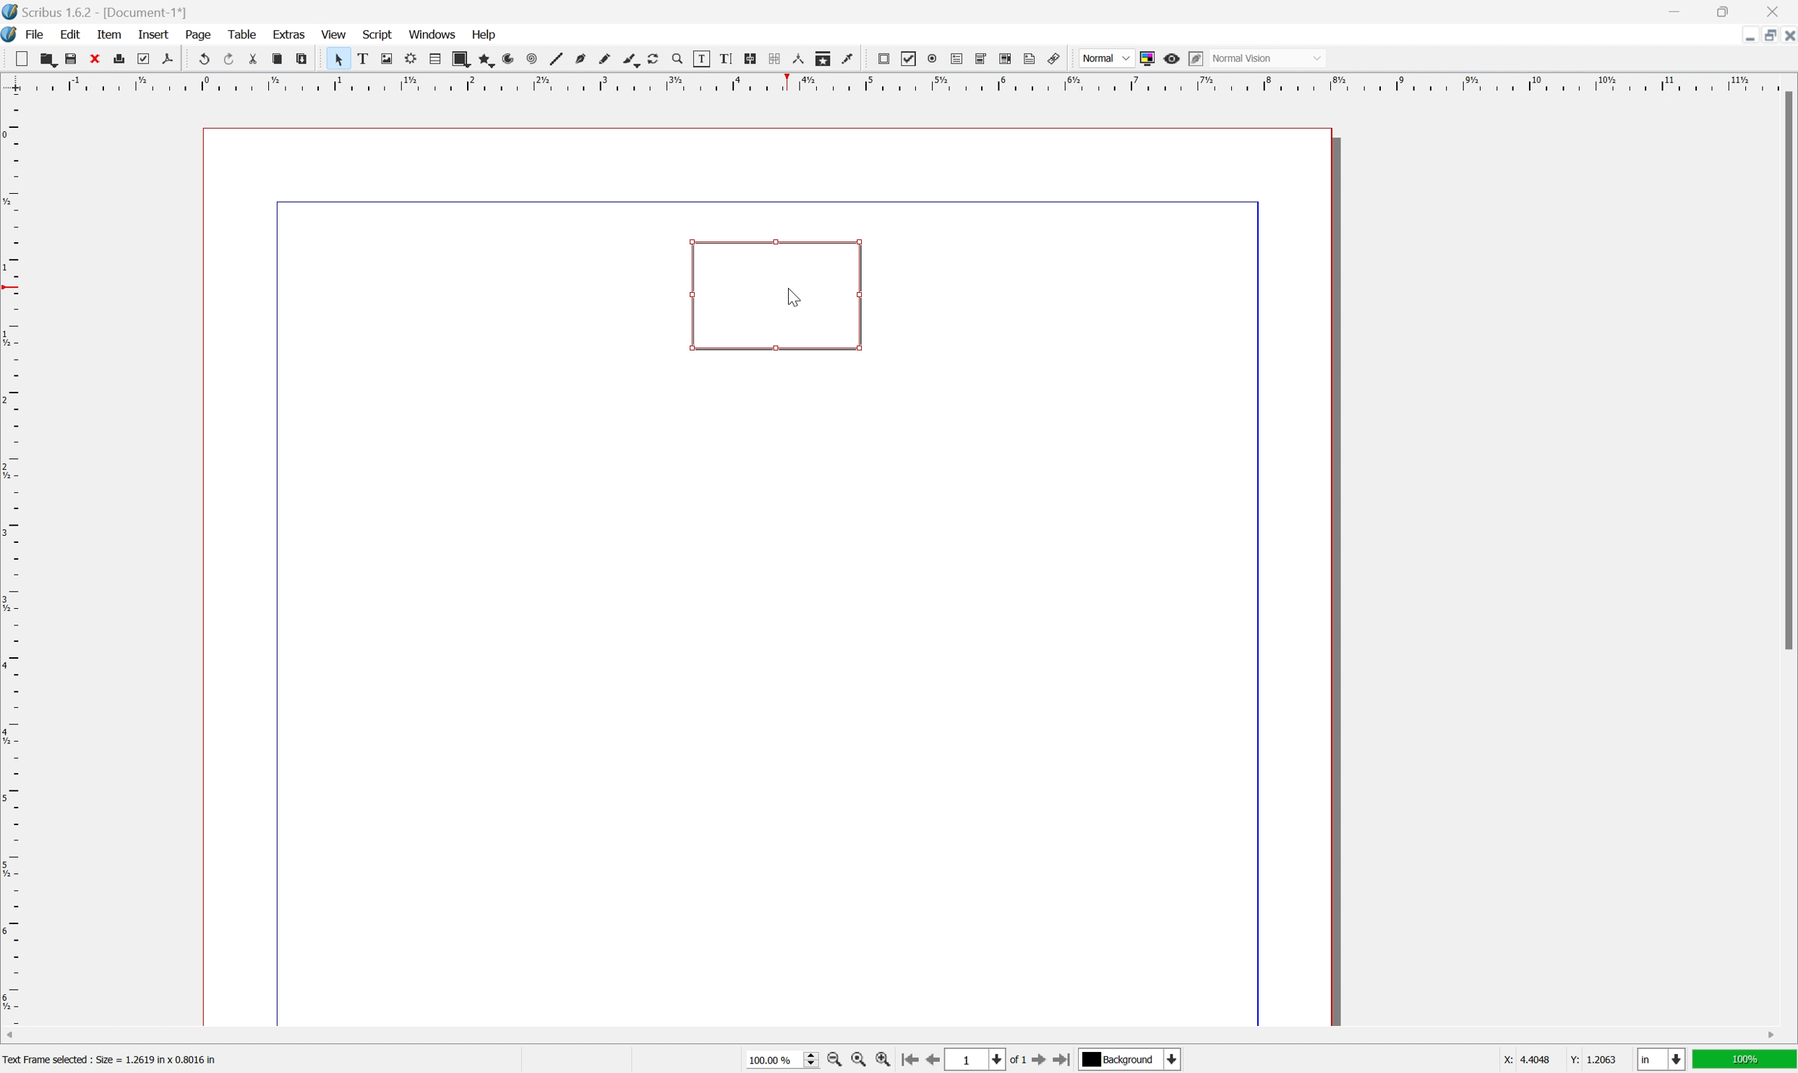 This screenshot has height=1073, width=1798. Describe the element at coordinates (956, 60) in the screenshot. I see `pdf text field` at that location.